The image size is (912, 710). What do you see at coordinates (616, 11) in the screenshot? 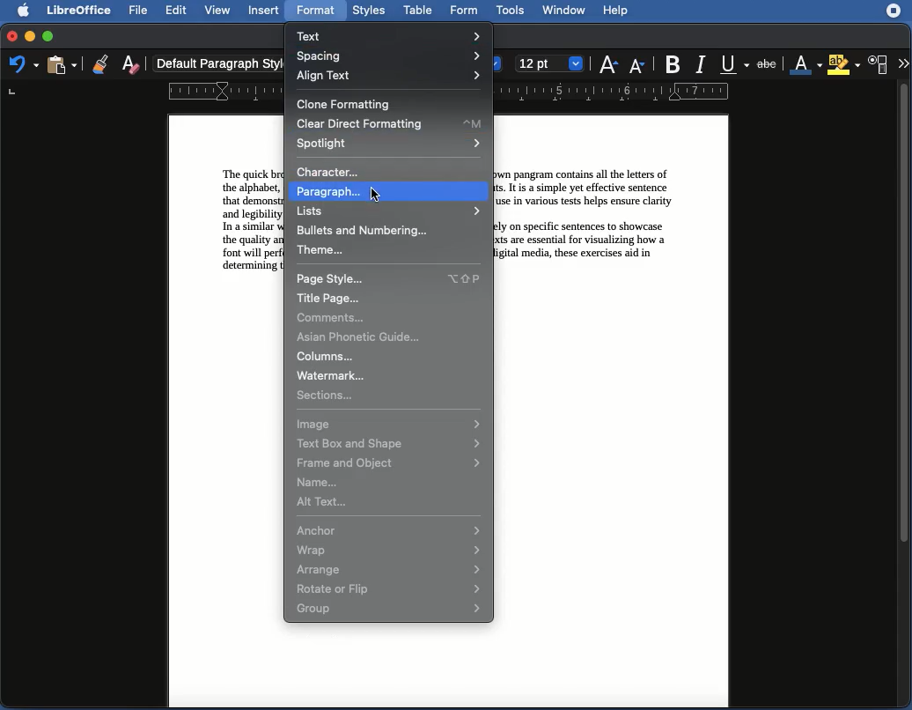
I see `Help` at bounding box center [616, 11].